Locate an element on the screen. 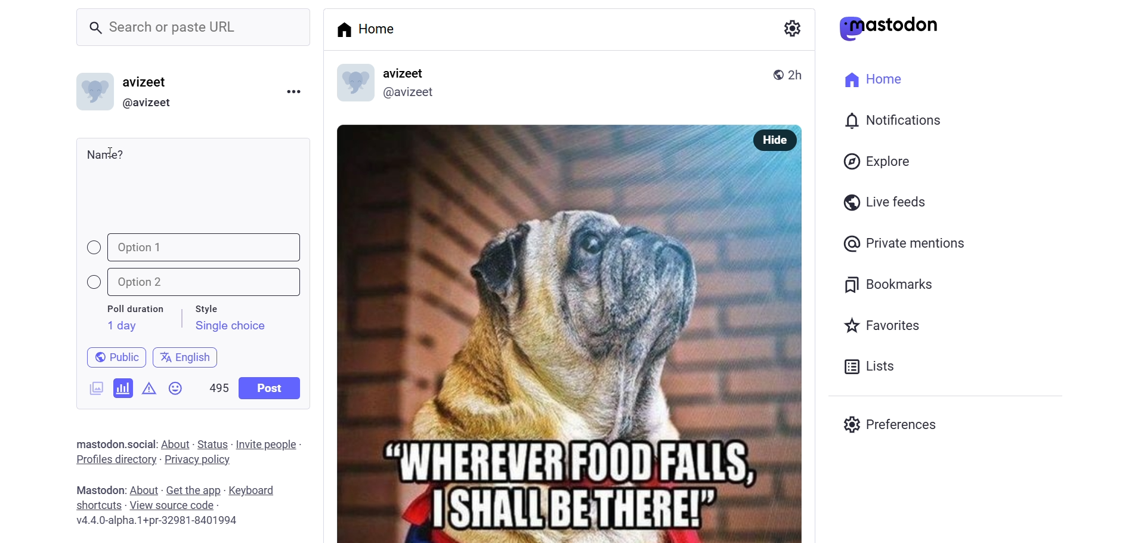 The image size is (1138, 543). social is located at coordinates (140, 444).